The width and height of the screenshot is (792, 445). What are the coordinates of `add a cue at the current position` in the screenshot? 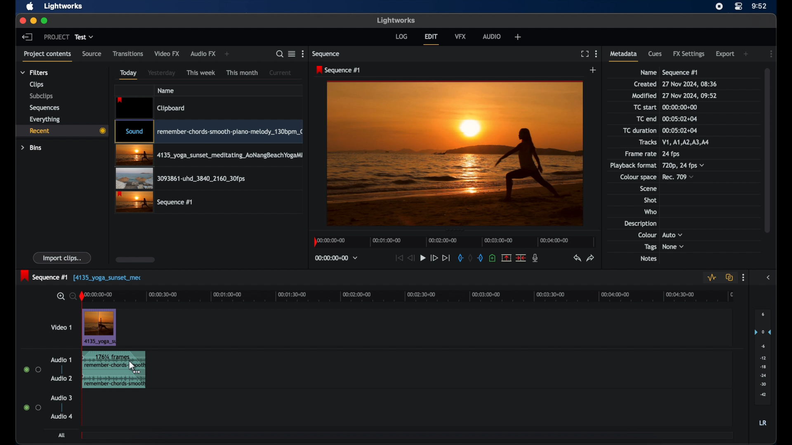 It's located at (492, 258).